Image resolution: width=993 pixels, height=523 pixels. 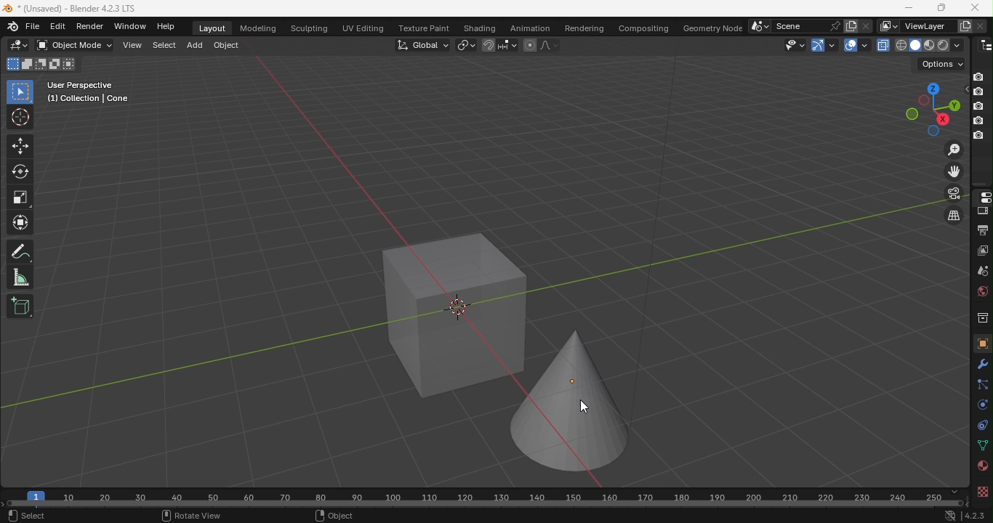 What do you see at coordinates (834, 25) in the screenshot?
I see `Pin scene to workspace` at bounding box center [834, 25].